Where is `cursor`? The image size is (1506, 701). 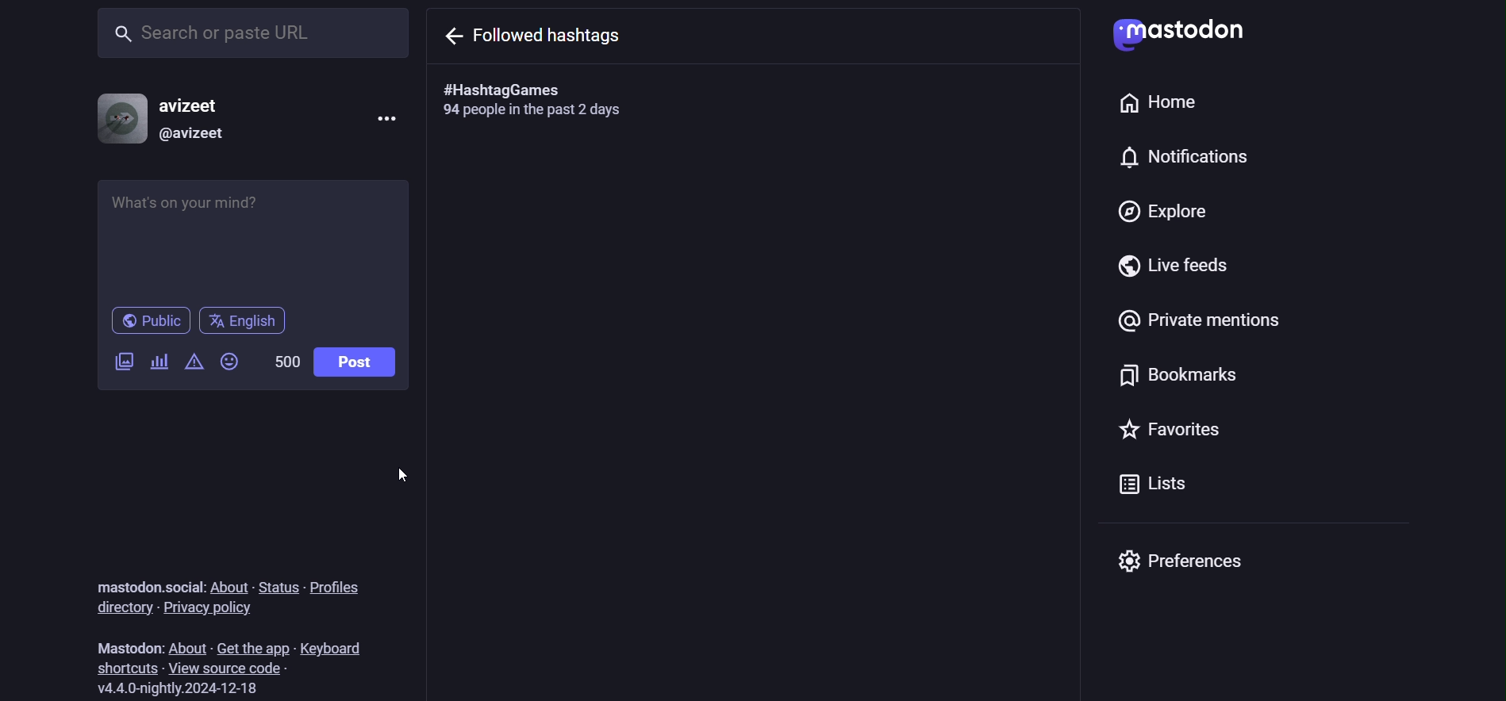
cursor is located at coordinates (406, 477).